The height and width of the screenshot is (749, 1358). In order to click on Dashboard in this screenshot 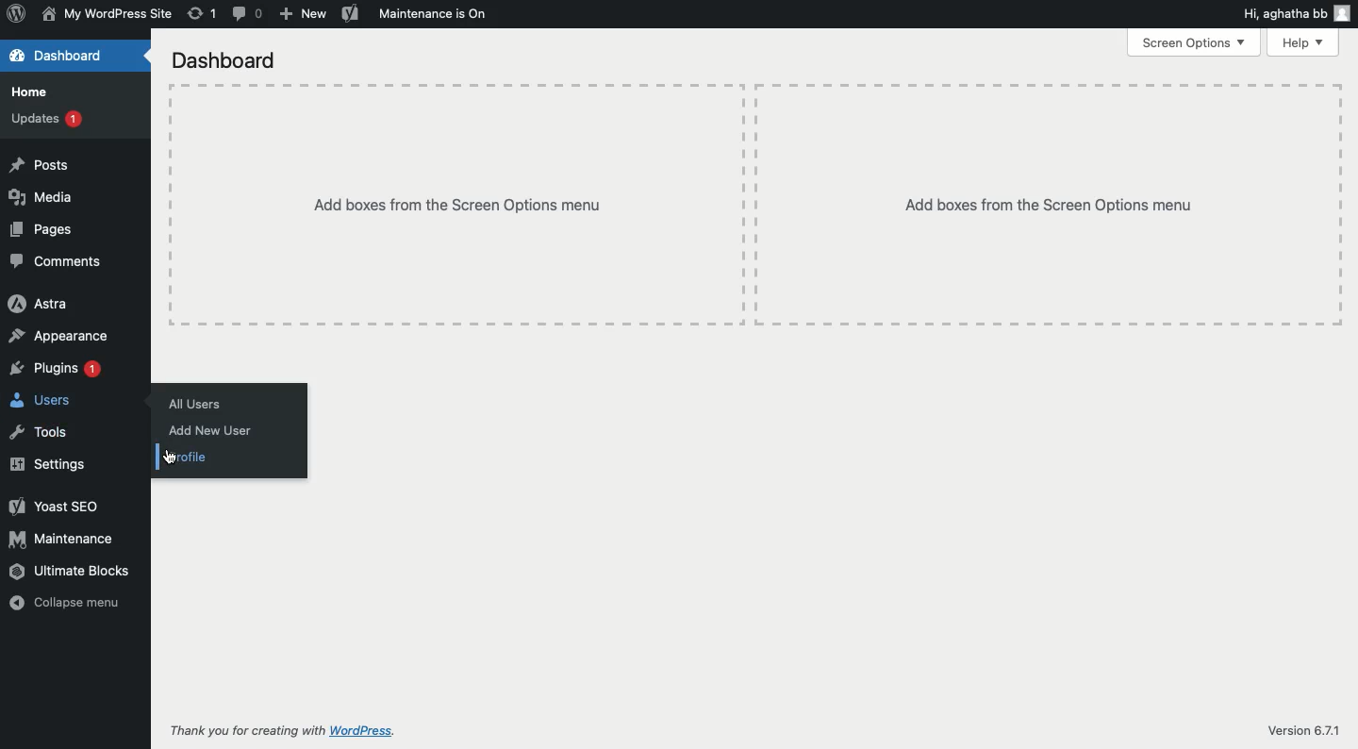, I will do `click(57, 56)`.